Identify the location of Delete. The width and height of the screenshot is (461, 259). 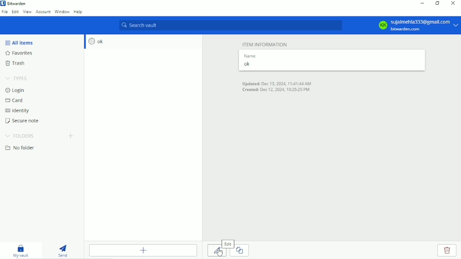
(447, 250).